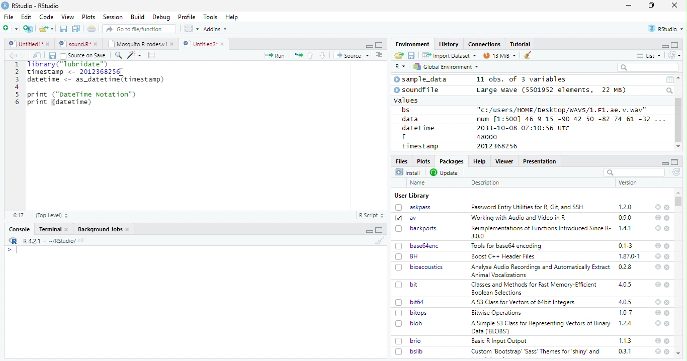 This screenshot has height=361, width=687. Describe the element at coordinates (668, 324) in the screenshot. I see `close` at that location.